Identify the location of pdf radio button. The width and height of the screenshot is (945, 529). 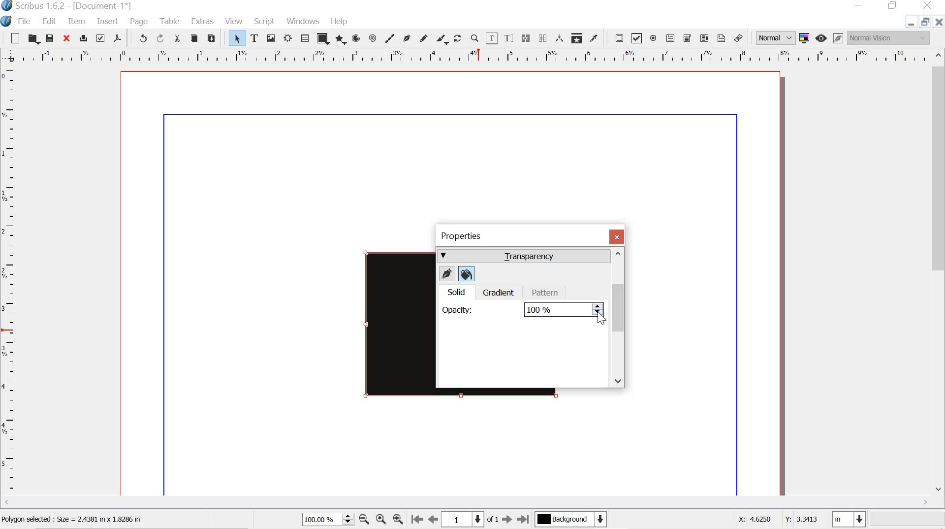
(654, 38).